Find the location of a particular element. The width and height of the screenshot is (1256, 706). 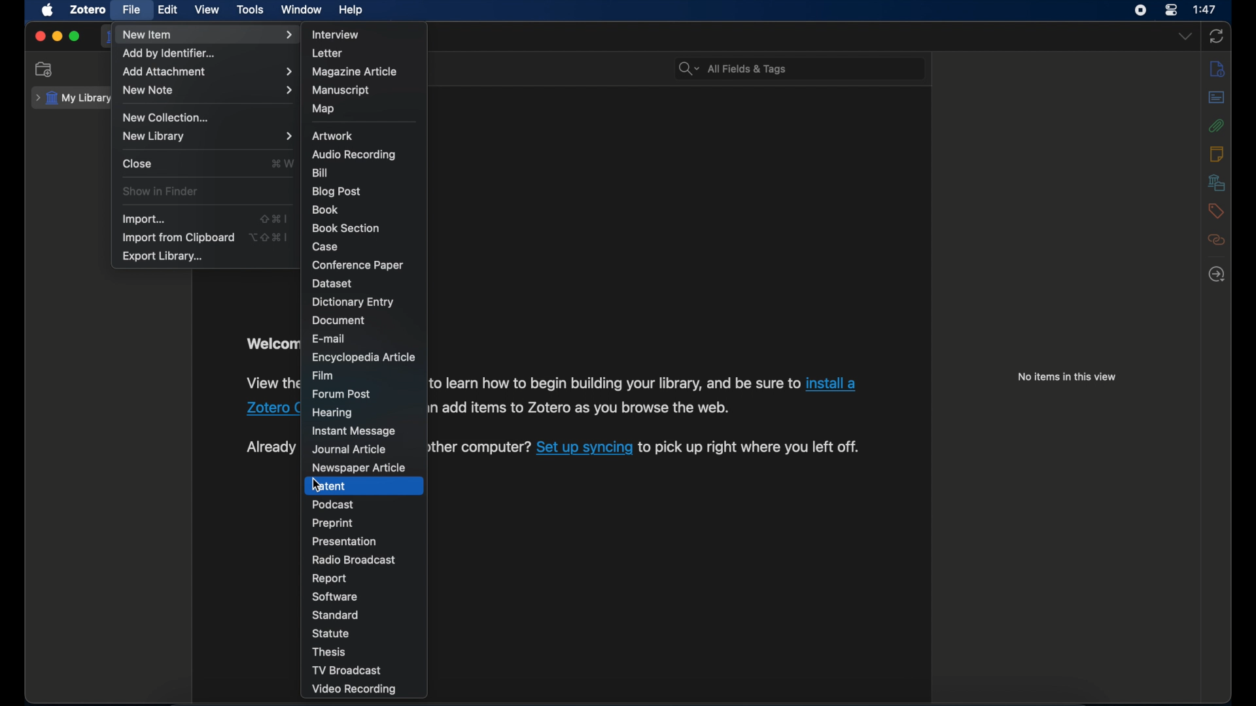

close is located at coordinates (40, 35).